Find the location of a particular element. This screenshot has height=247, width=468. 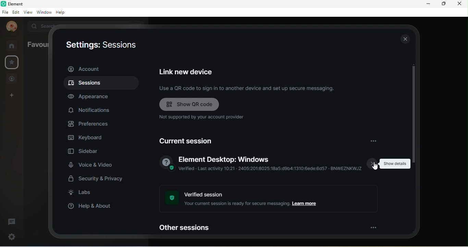

file is located at coordinates (5, 13).